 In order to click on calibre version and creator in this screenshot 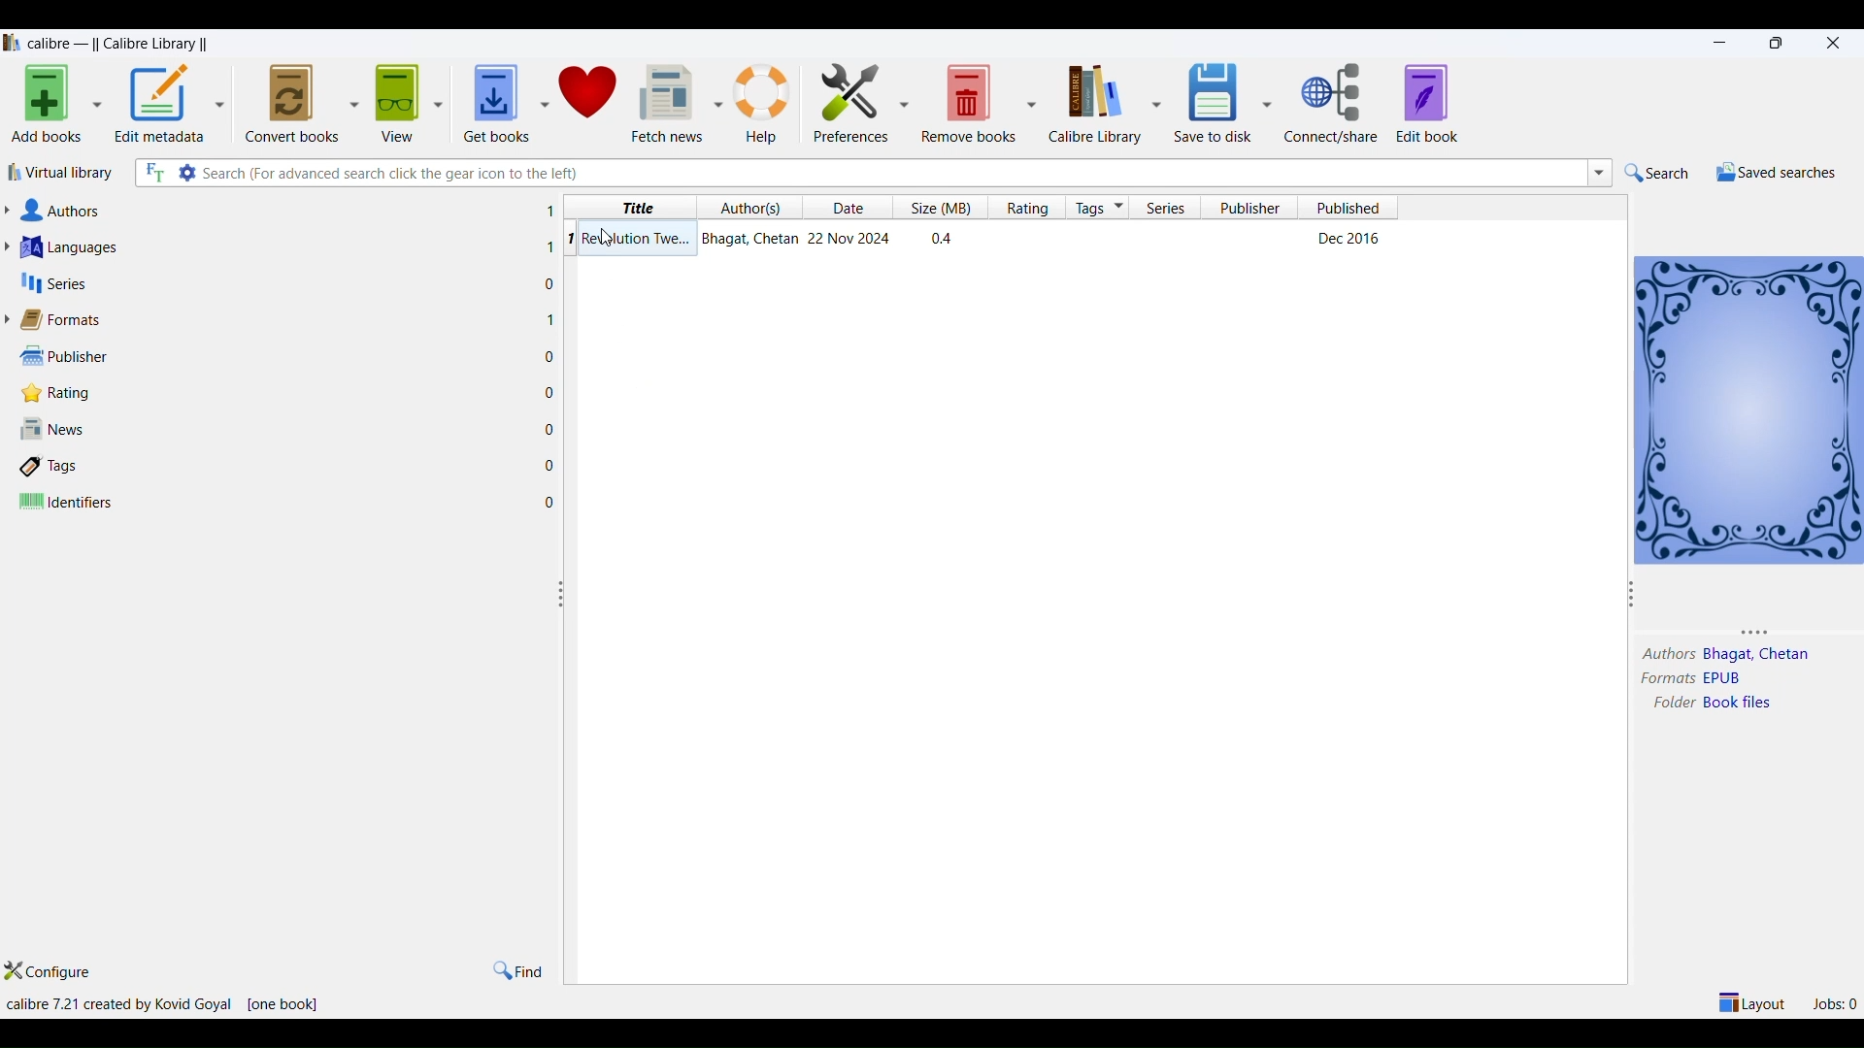, I will do `click(117, 1002)`.